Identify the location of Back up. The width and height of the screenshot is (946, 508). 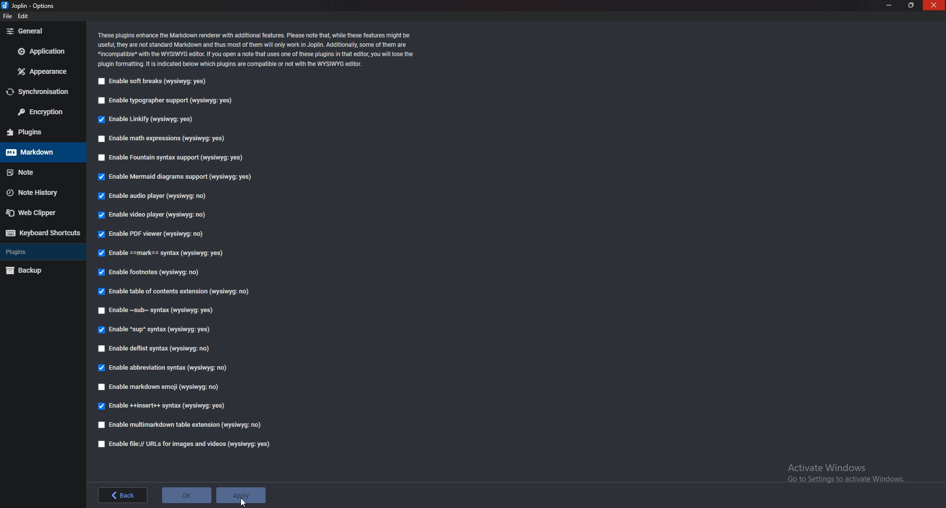
(38, 271).